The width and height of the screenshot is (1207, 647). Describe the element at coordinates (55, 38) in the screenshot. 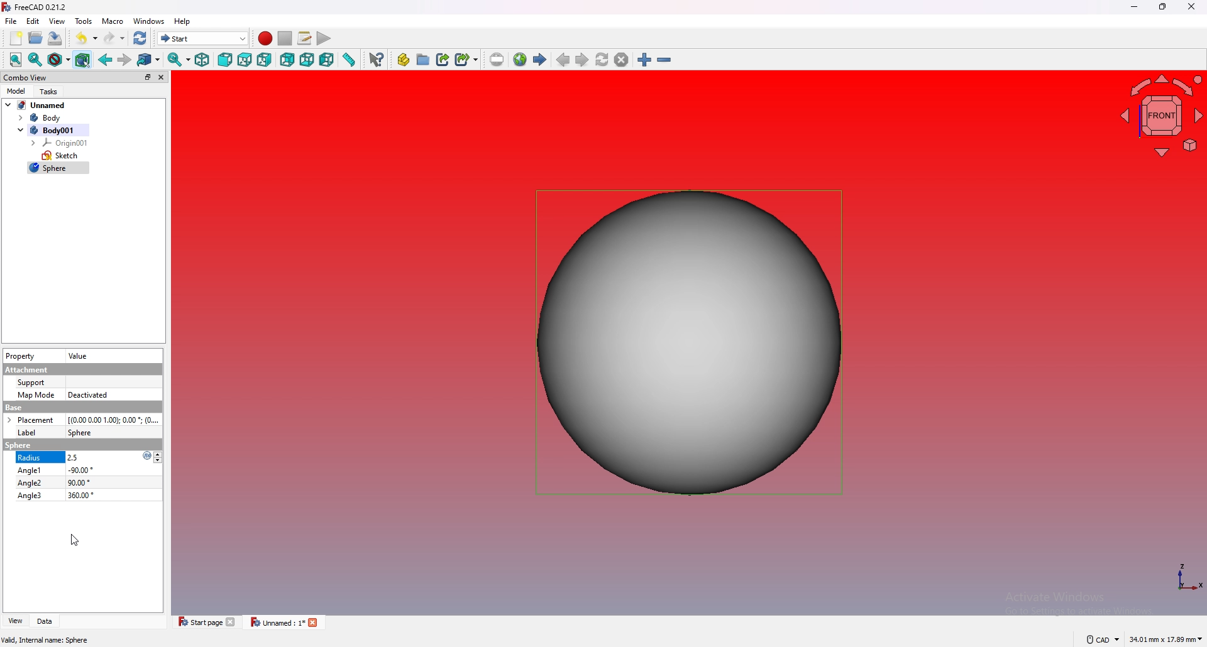

I see `save` at that location.